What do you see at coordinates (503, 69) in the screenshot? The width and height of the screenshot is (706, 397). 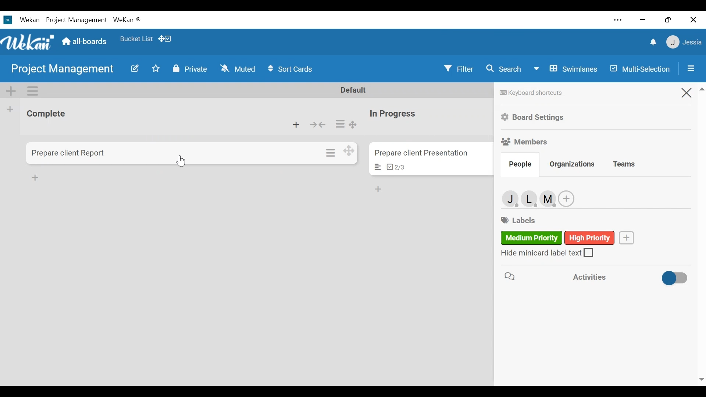 I see `Search` at bounding box center [503, 69].